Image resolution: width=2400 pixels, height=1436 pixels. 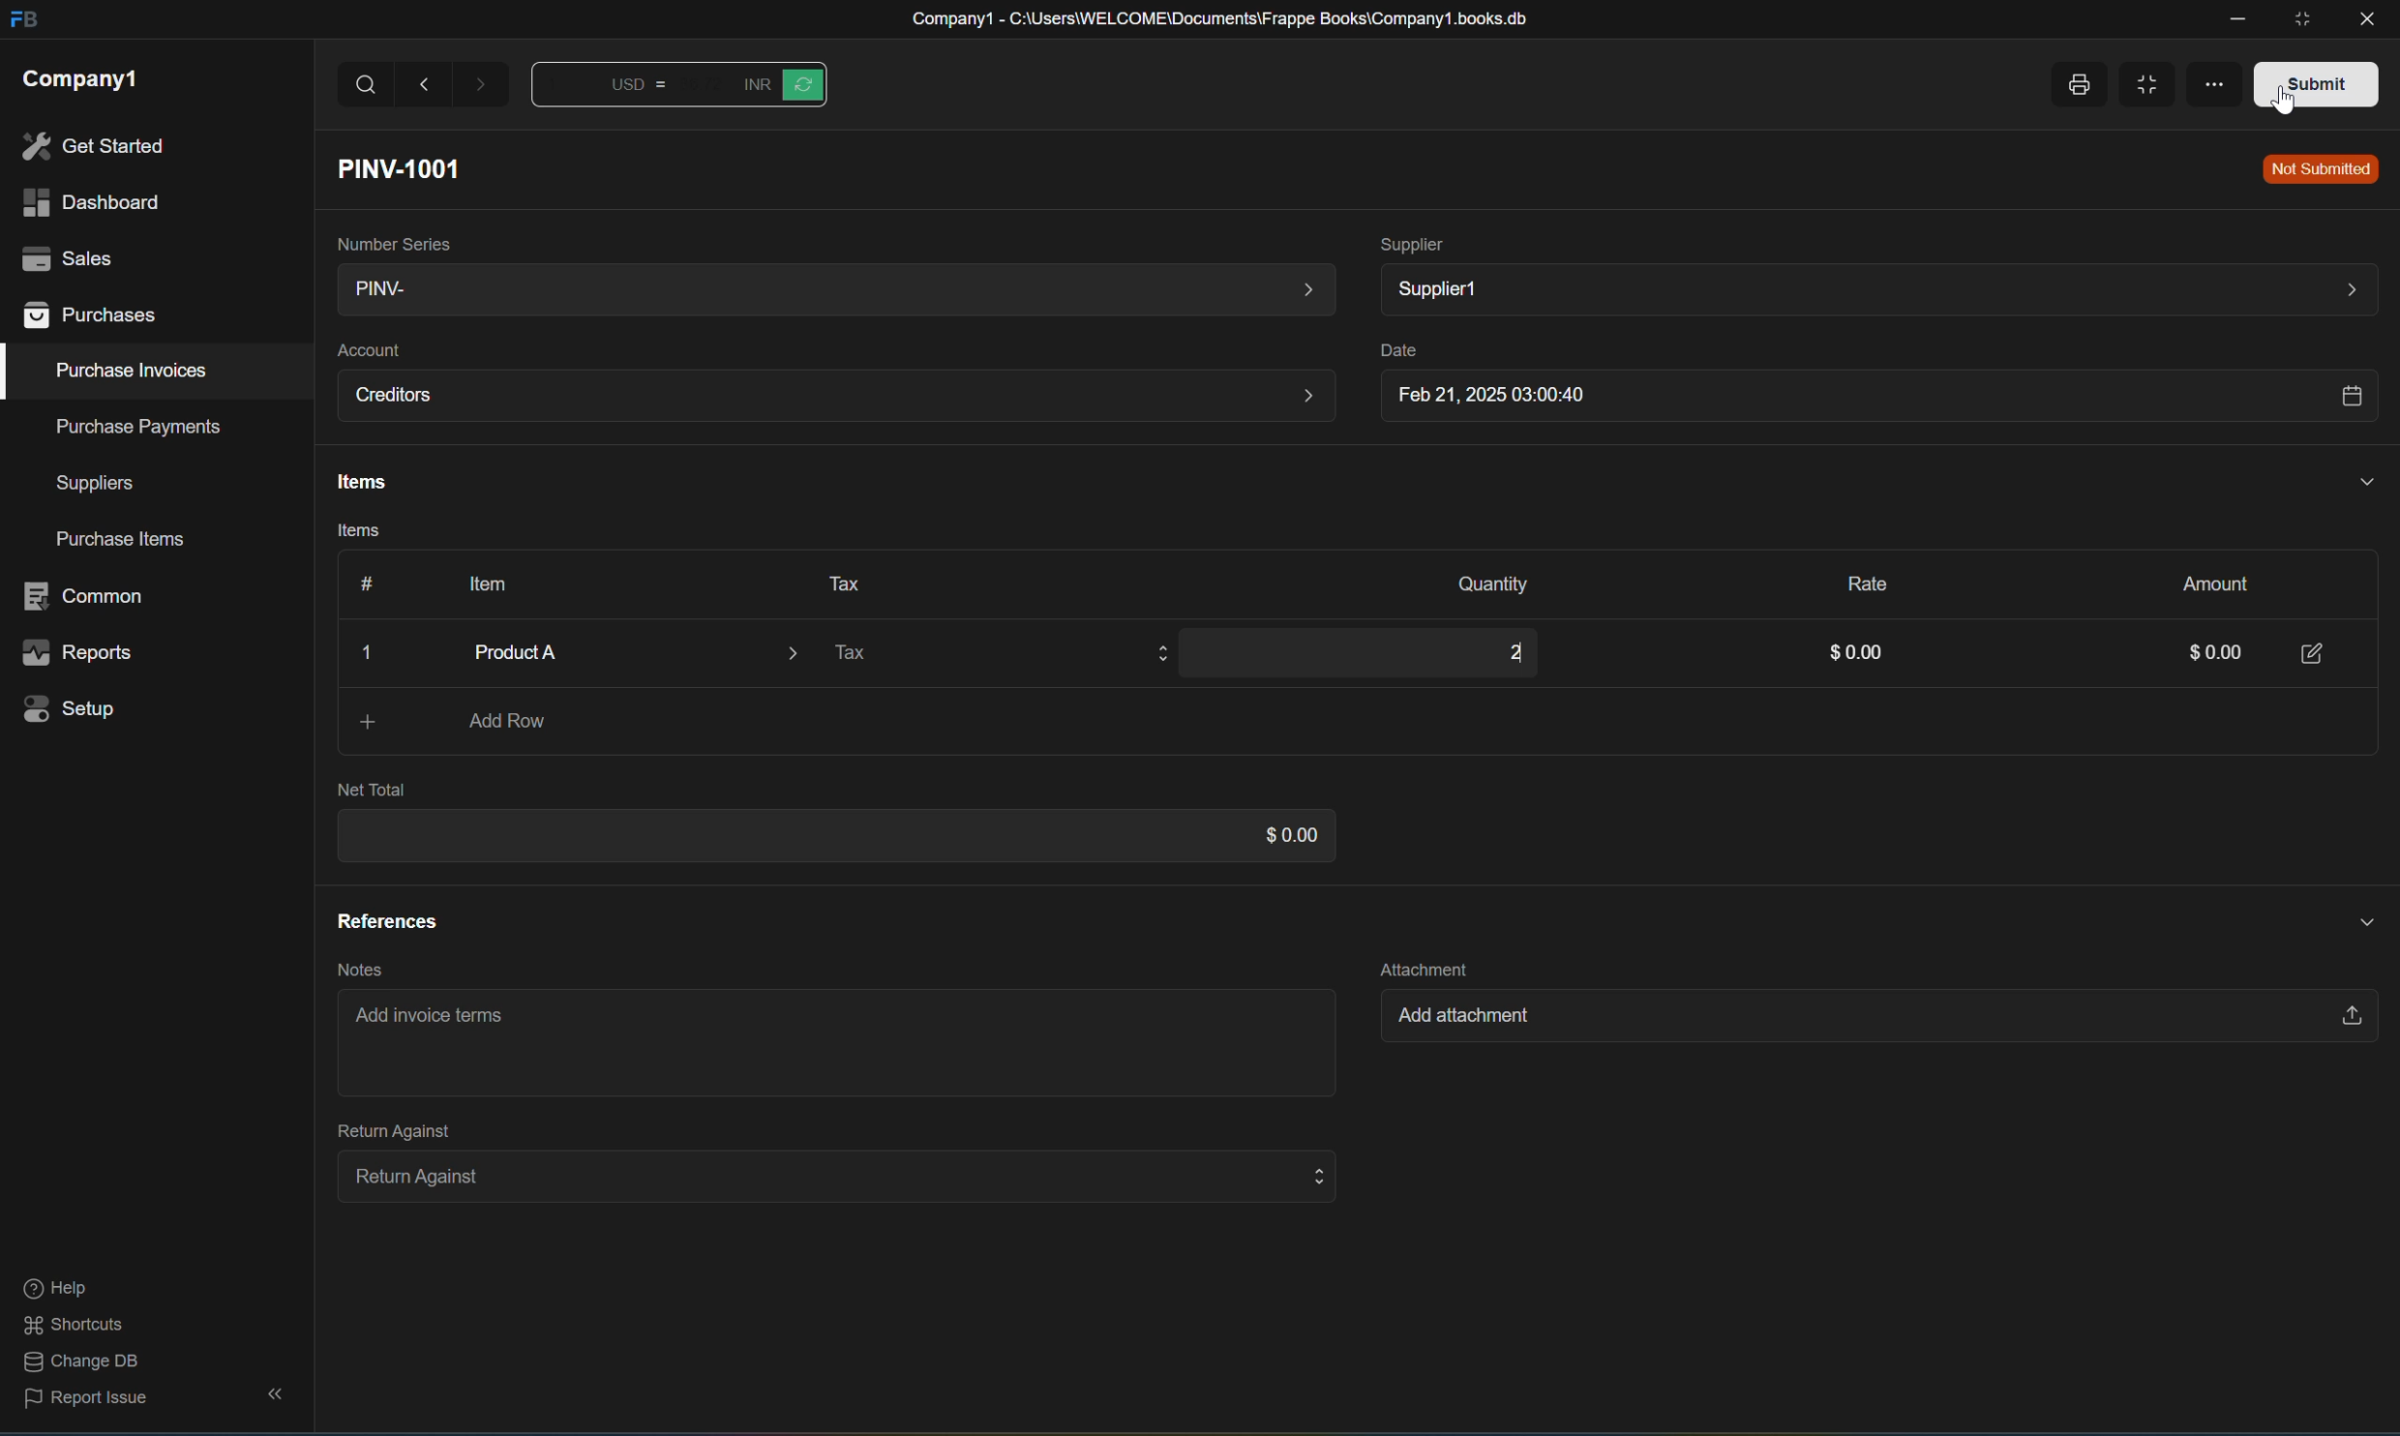 I want to click on purchases, so click(x=93, y=317).